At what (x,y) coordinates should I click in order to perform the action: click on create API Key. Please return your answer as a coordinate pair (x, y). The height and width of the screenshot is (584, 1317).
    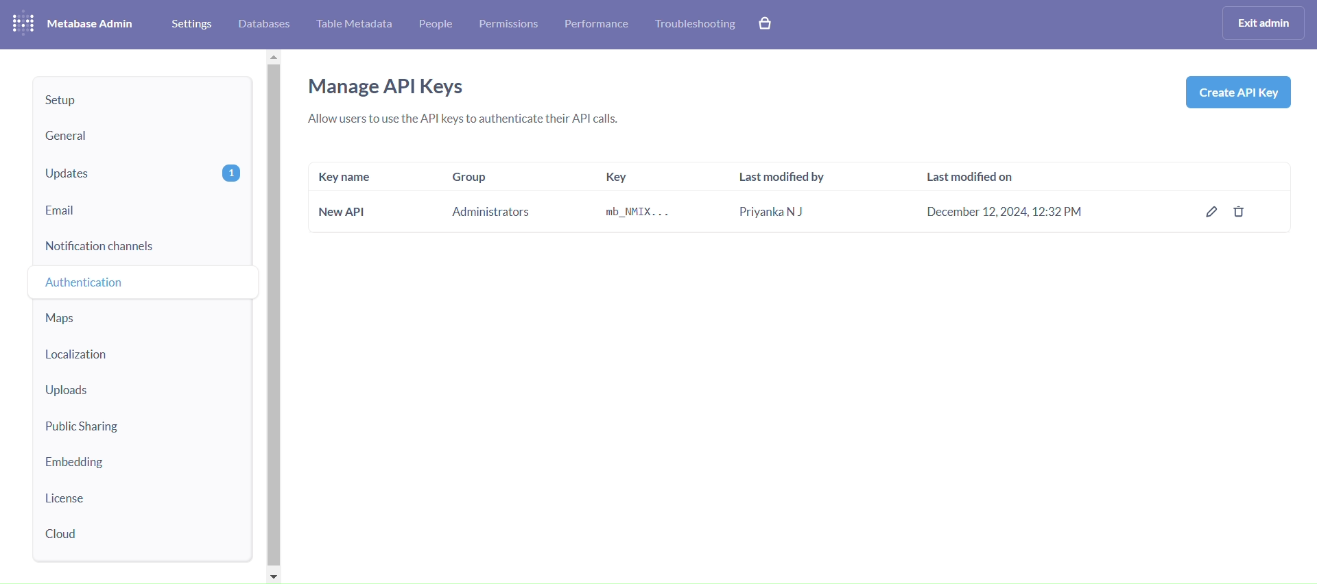
    Looking at the image, I should click on (1241, 92).